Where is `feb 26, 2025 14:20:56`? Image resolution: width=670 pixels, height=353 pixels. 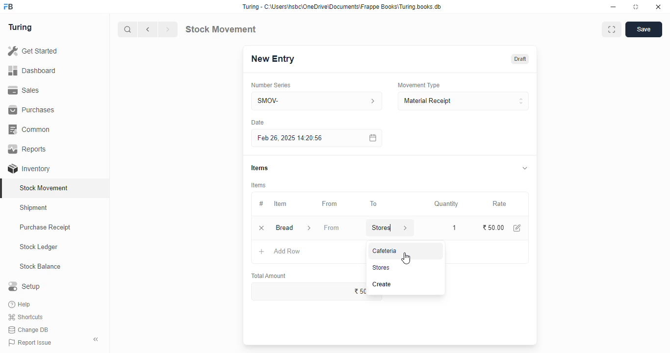 feb 26, 2025 14:20:56 is located at coordinates (292, 138).